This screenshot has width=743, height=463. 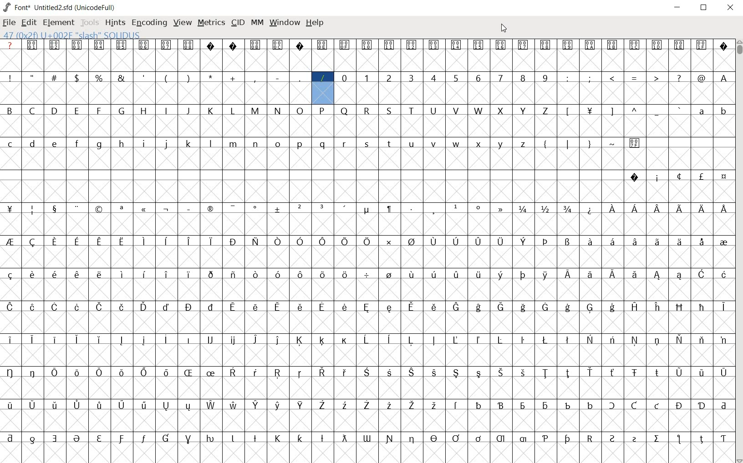 I want to click on glyph, so click(x=145, y=242).